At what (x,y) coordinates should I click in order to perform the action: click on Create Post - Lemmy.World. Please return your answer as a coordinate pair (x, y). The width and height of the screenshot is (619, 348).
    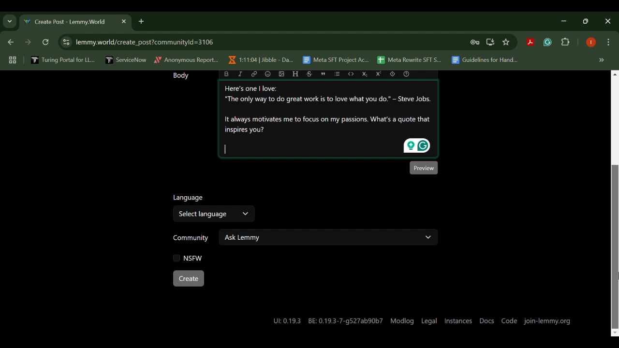
    Looking at the image, I should click on (67, 22).